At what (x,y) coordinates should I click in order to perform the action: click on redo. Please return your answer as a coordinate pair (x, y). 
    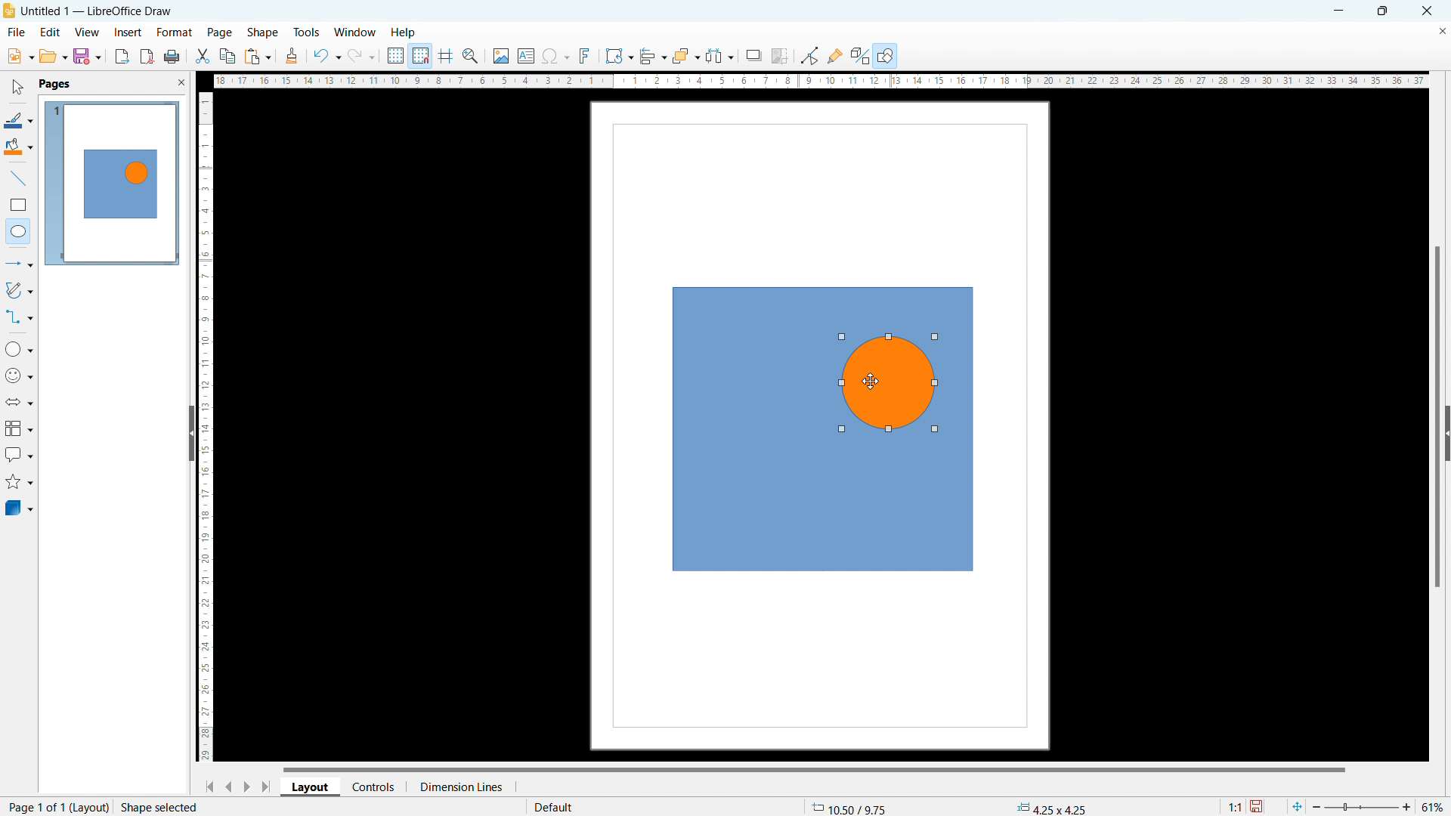
    Looking at the image, I should click on (361, 57).